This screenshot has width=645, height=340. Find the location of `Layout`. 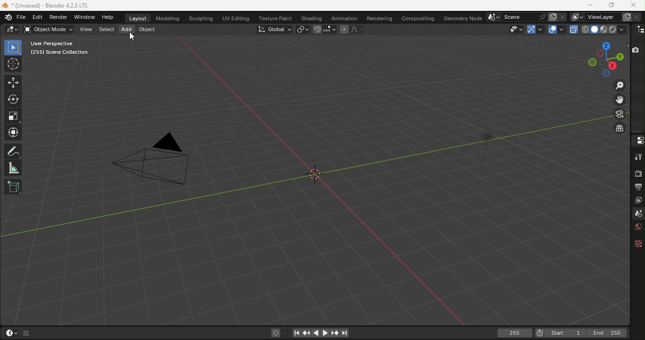

Layout is located at coordinates (138, 18).